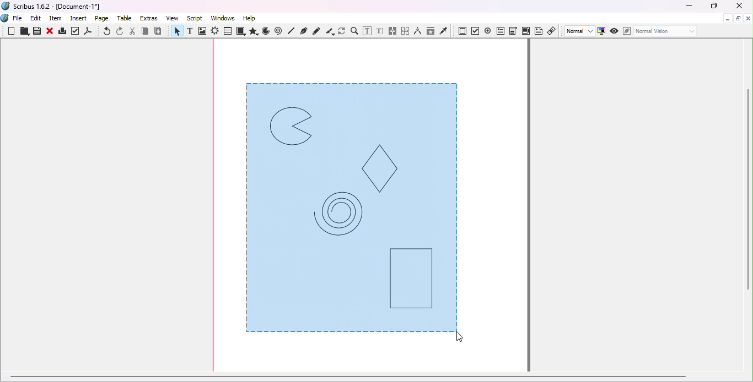  Describe the element at coordinates (50, 32) in the screenshot. I see `Close` at that location.